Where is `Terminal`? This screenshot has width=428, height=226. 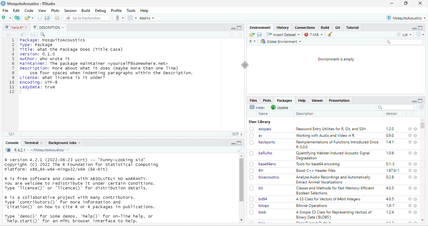 Terminal is located at coordinates (33, 142).